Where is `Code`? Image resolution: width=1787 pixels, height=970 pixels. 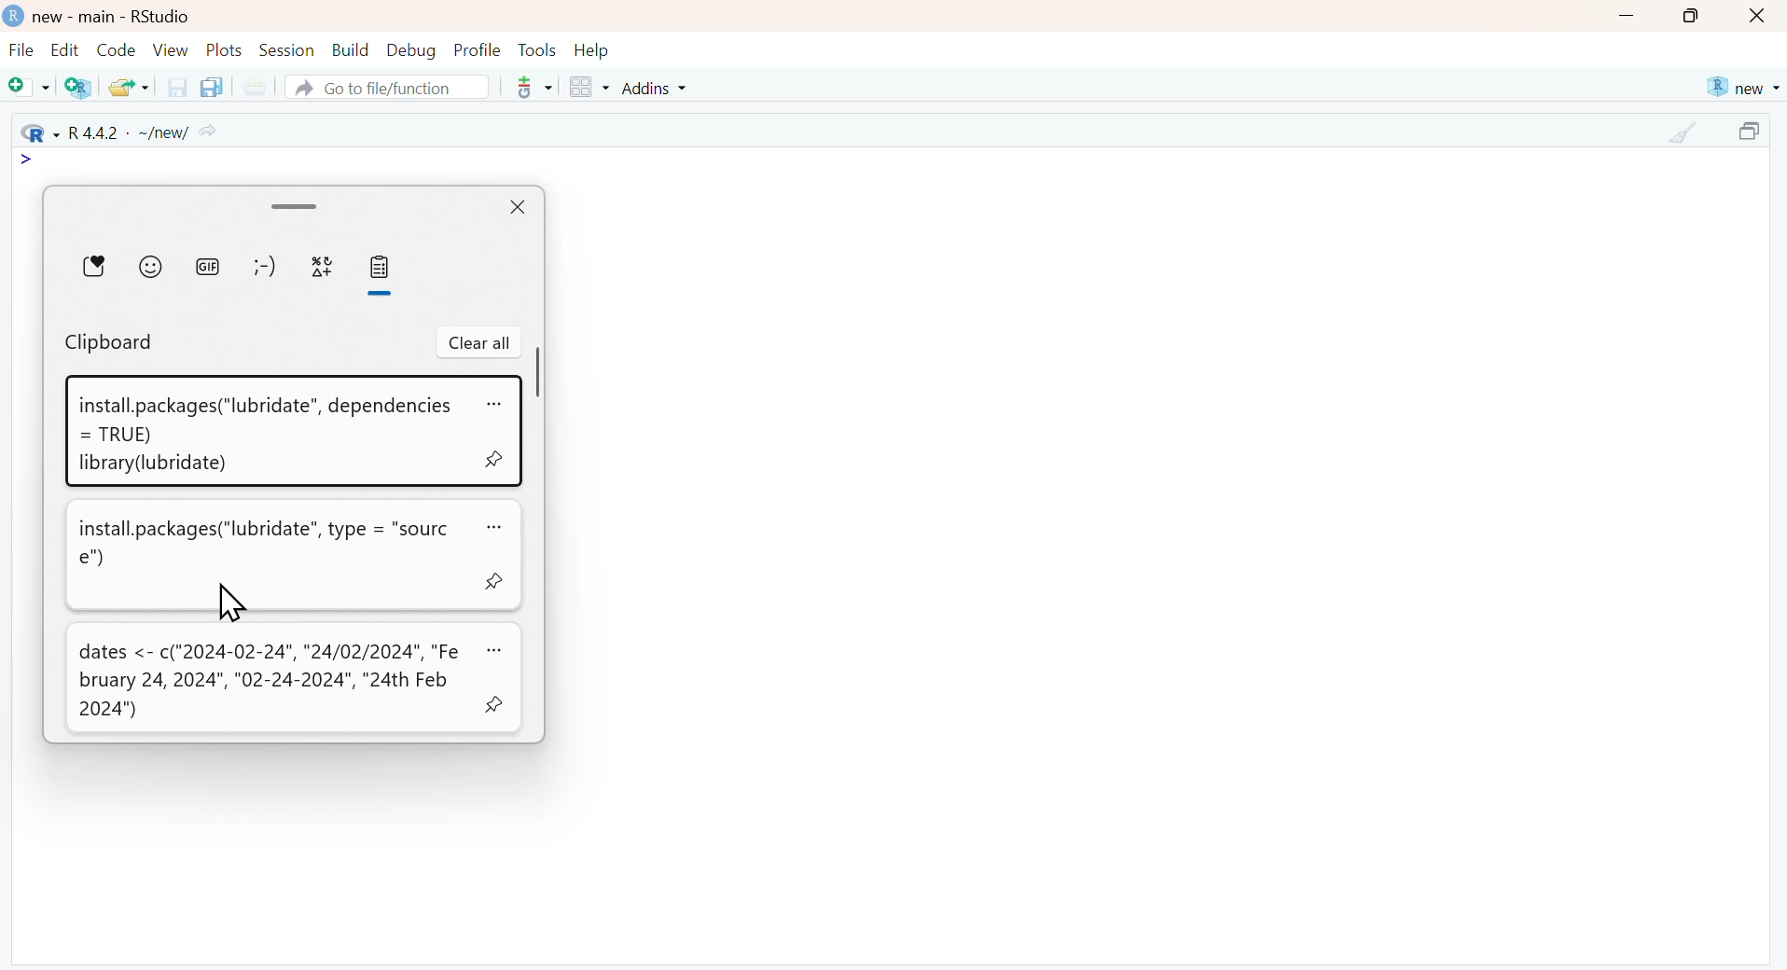 Code is located at coordinates (114, 49).